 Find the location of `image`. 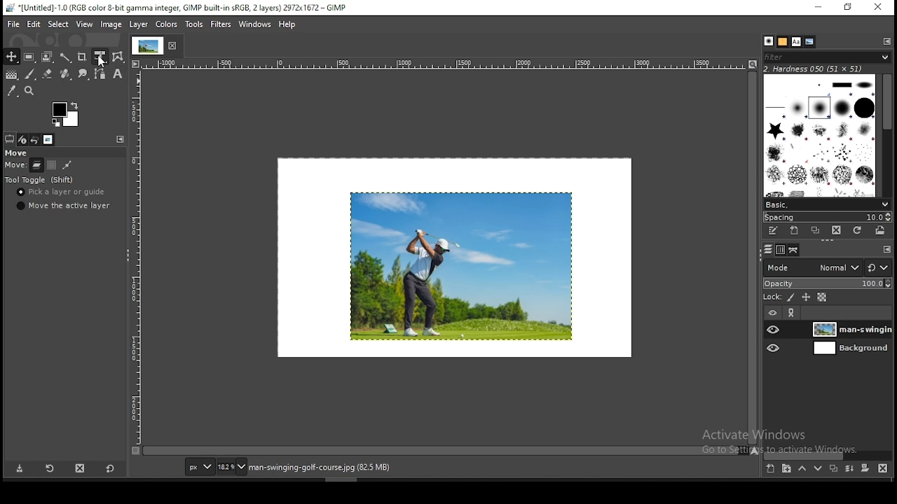

image is located at coordinates (111, 24).